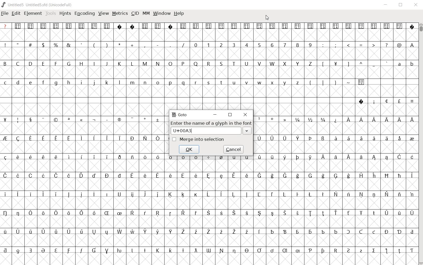  Describe the element at coordinates (120, 232) in the screenshot. I see `Symbol` at that location.